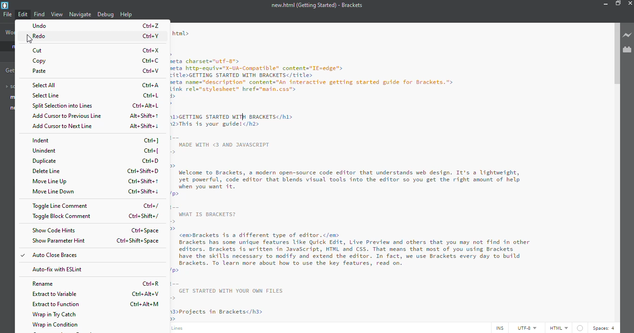 The height and width of the screenshot is (333, 634). What do you see at coordinates (618, 3) in the screenshot?
I see `maximize` at bounding box center [618, 3].